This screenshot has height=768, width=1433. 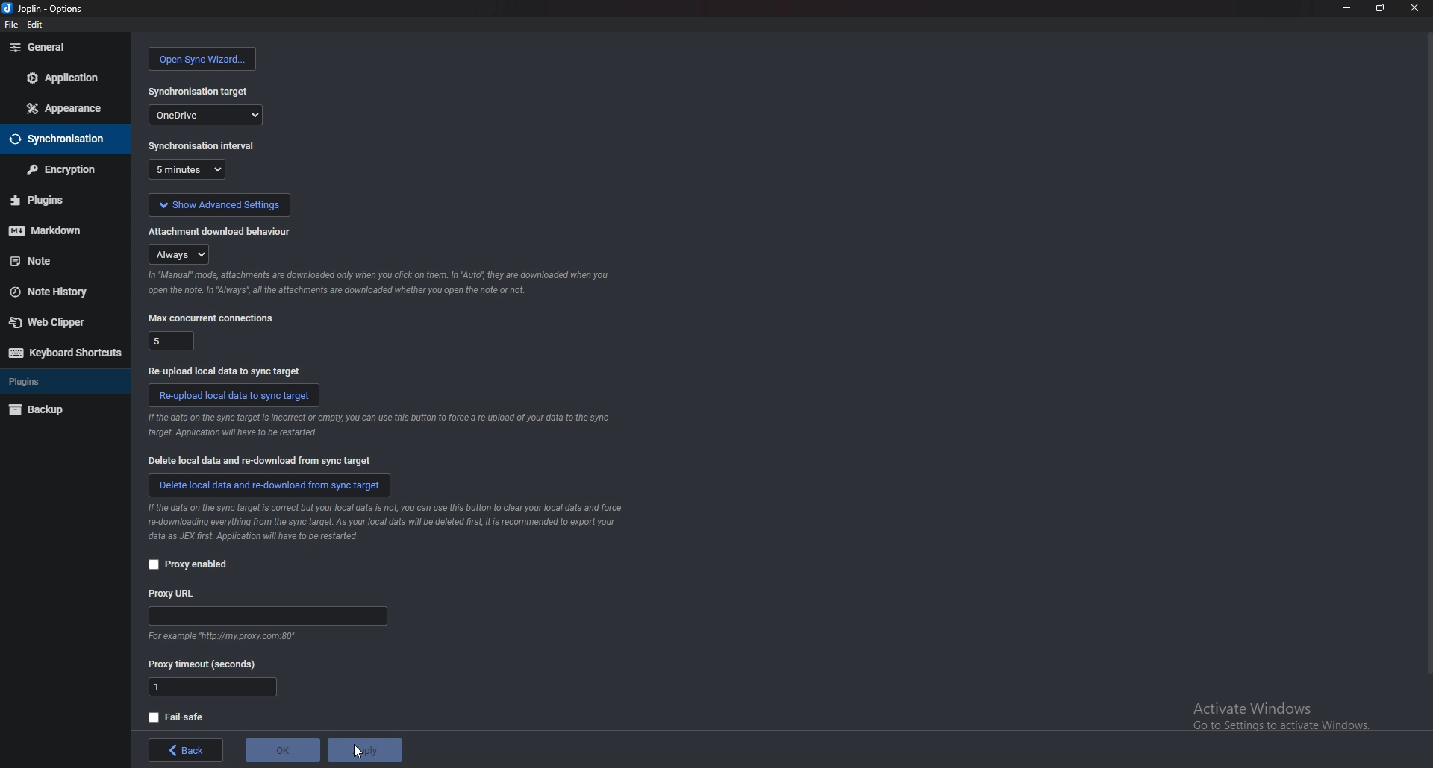 What do you see at coordinates (201, 59) in the screenshot?
I see `open sync wizard` at bounding box center [201, 59].